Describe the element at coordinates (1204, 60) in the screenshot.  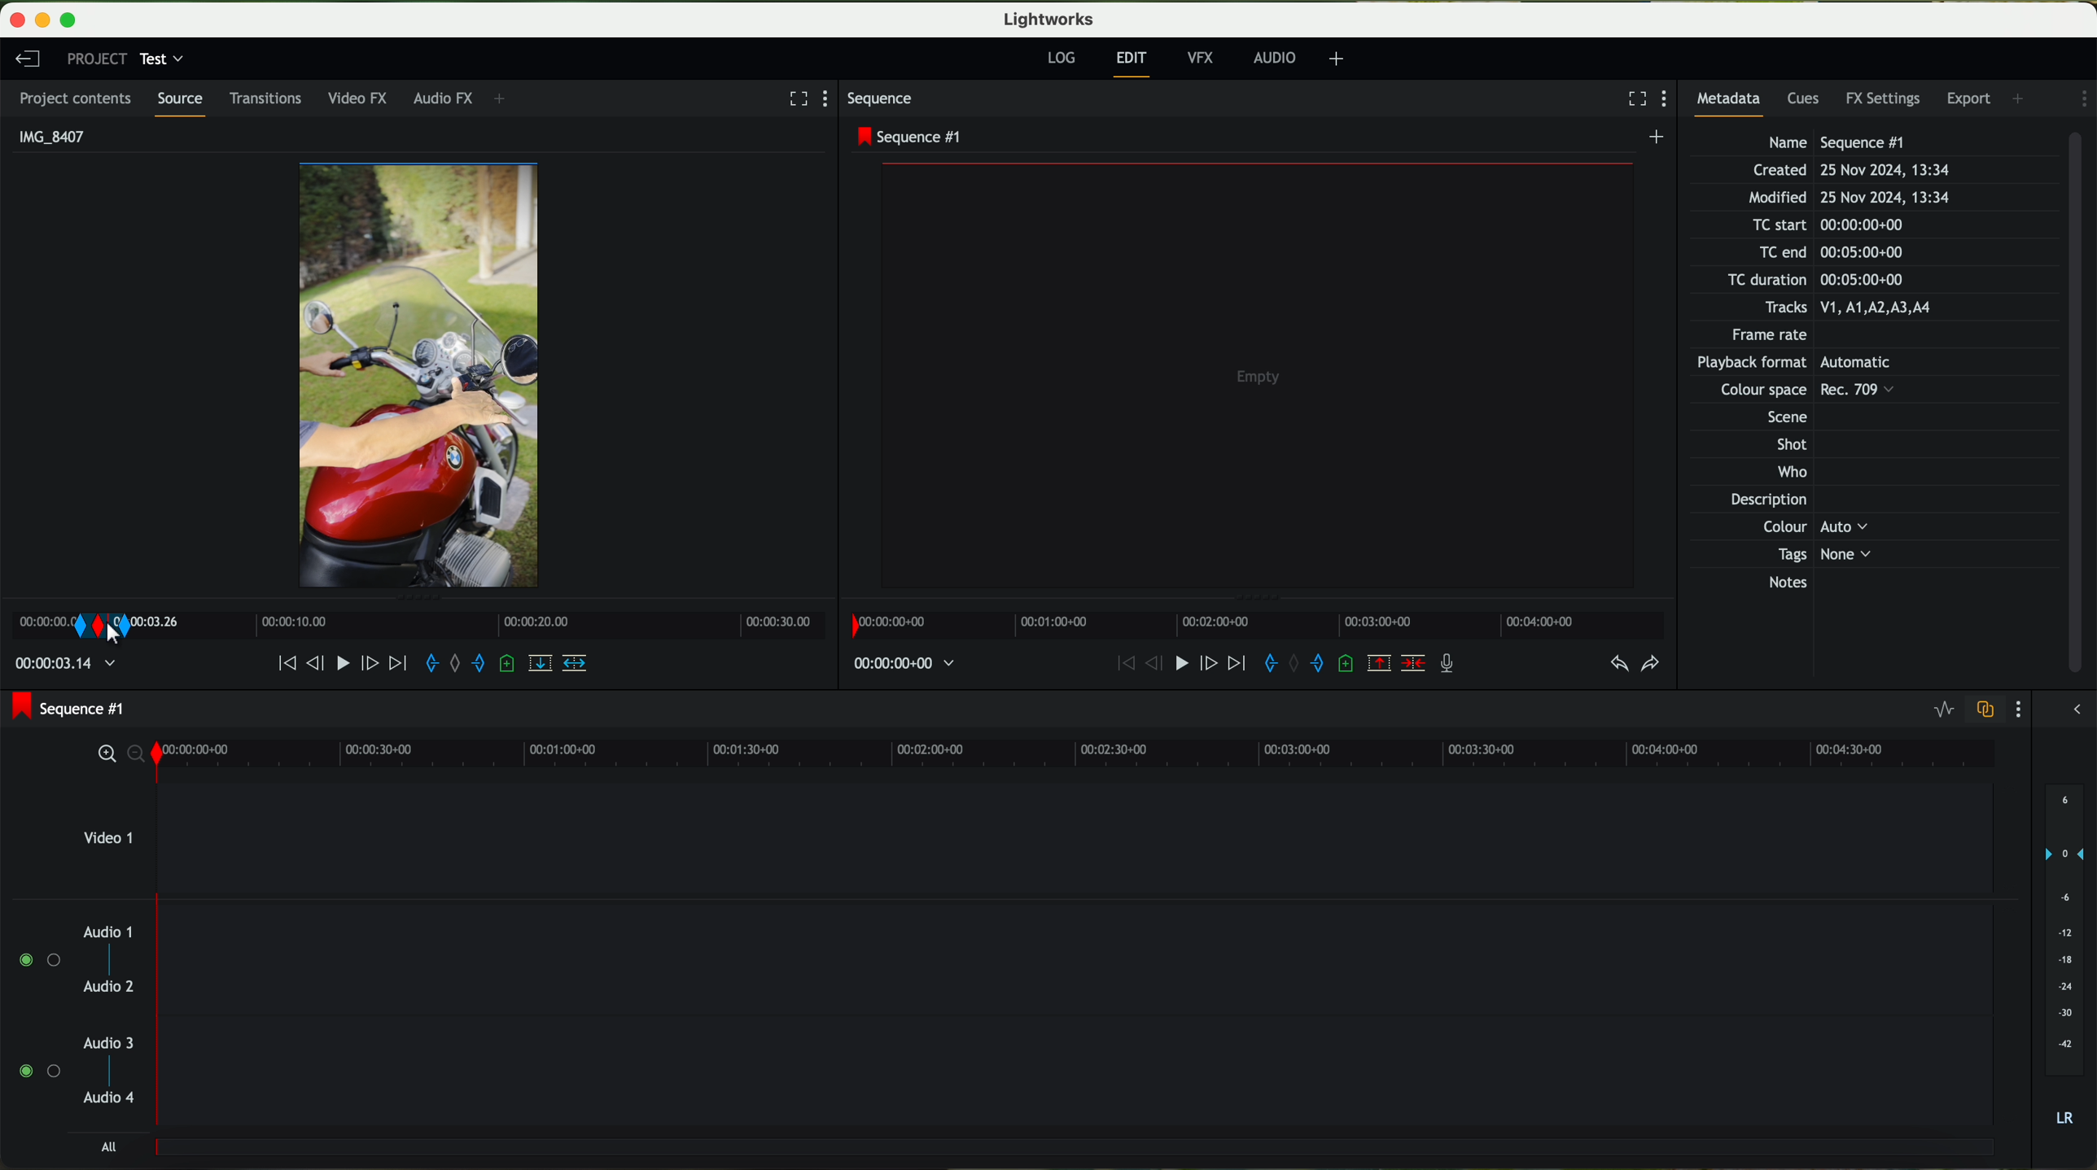
I see `VFX` at that location.